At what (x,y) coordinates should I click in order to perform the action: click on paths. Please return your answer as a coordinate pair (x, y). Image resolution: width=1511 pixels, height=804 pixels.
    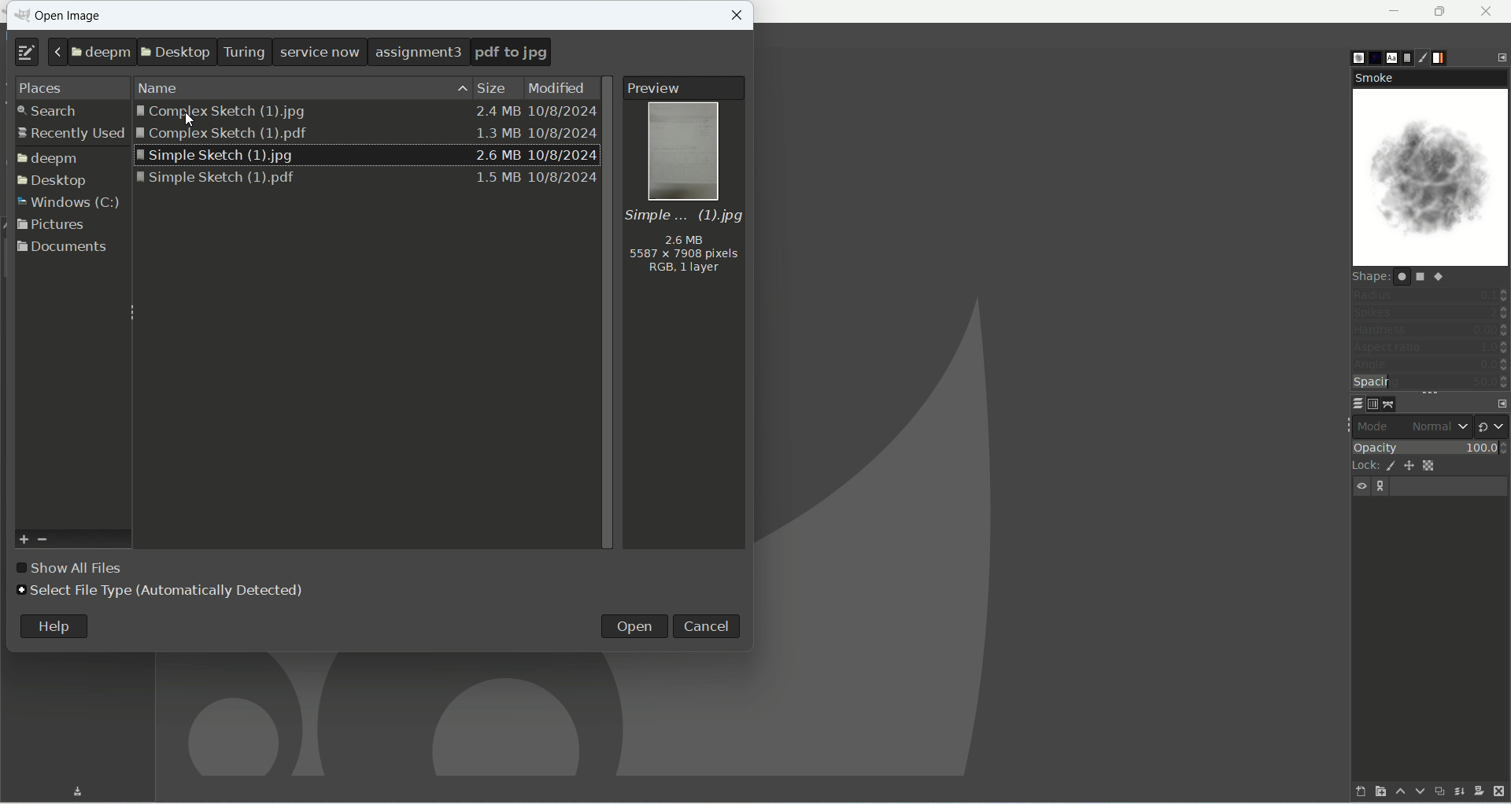
    Looking at the image, I should click on (1392, 404).